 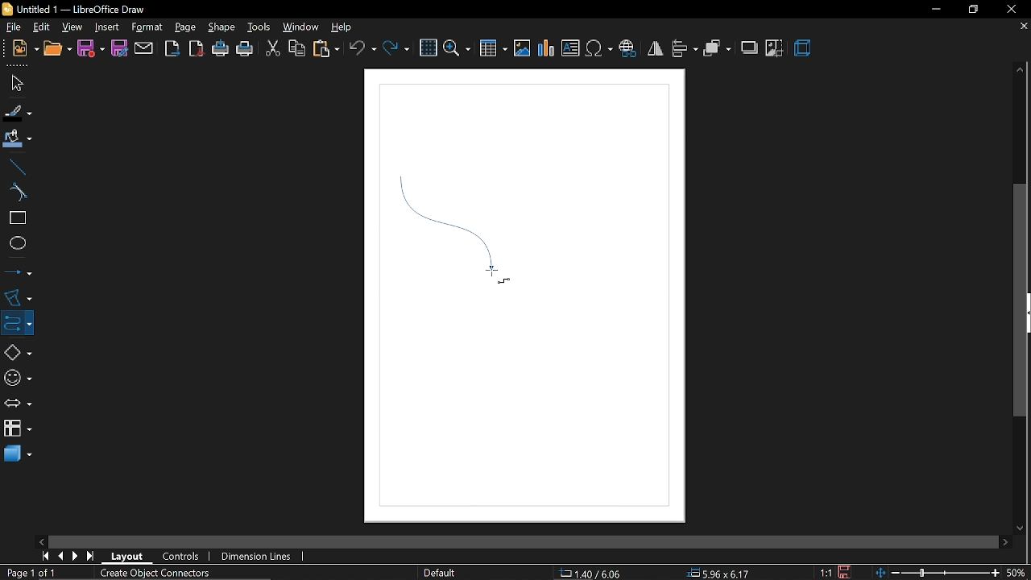 I want to click on previous page, so click(x=60, y=557).